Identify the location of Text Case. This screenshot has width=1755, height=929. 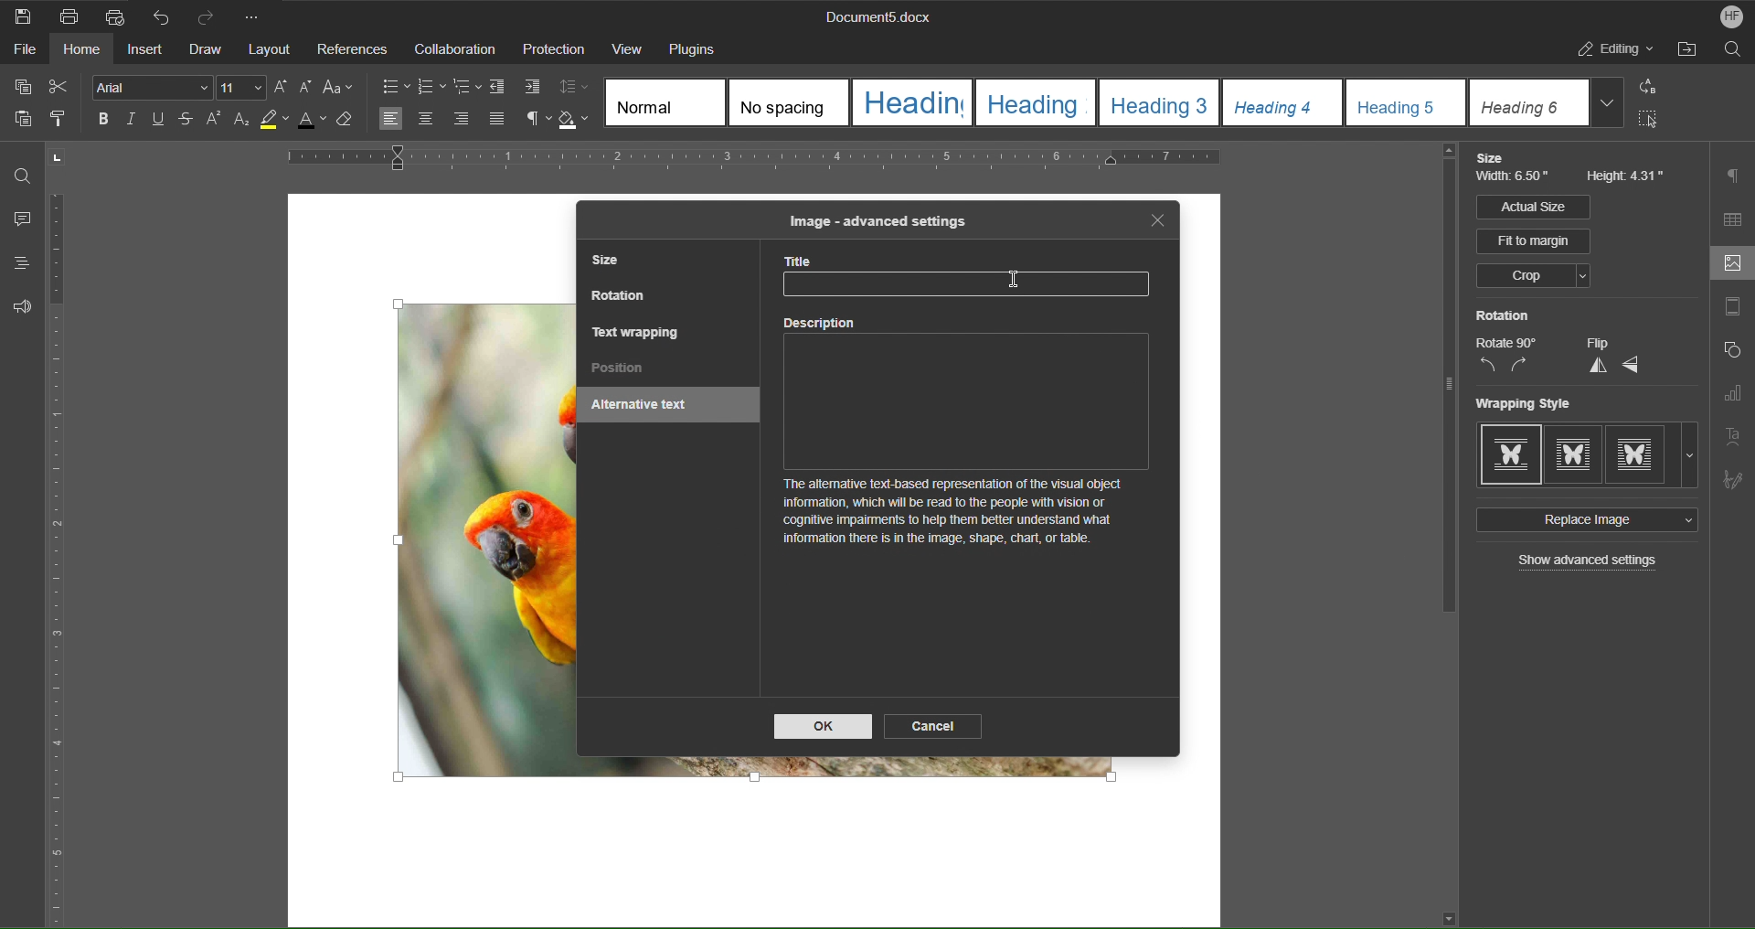
(341, 88).